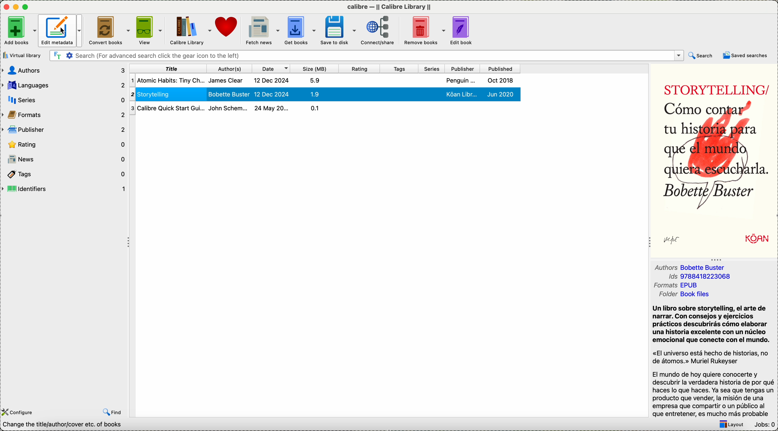  I want to click on rating, so click(65, 144).